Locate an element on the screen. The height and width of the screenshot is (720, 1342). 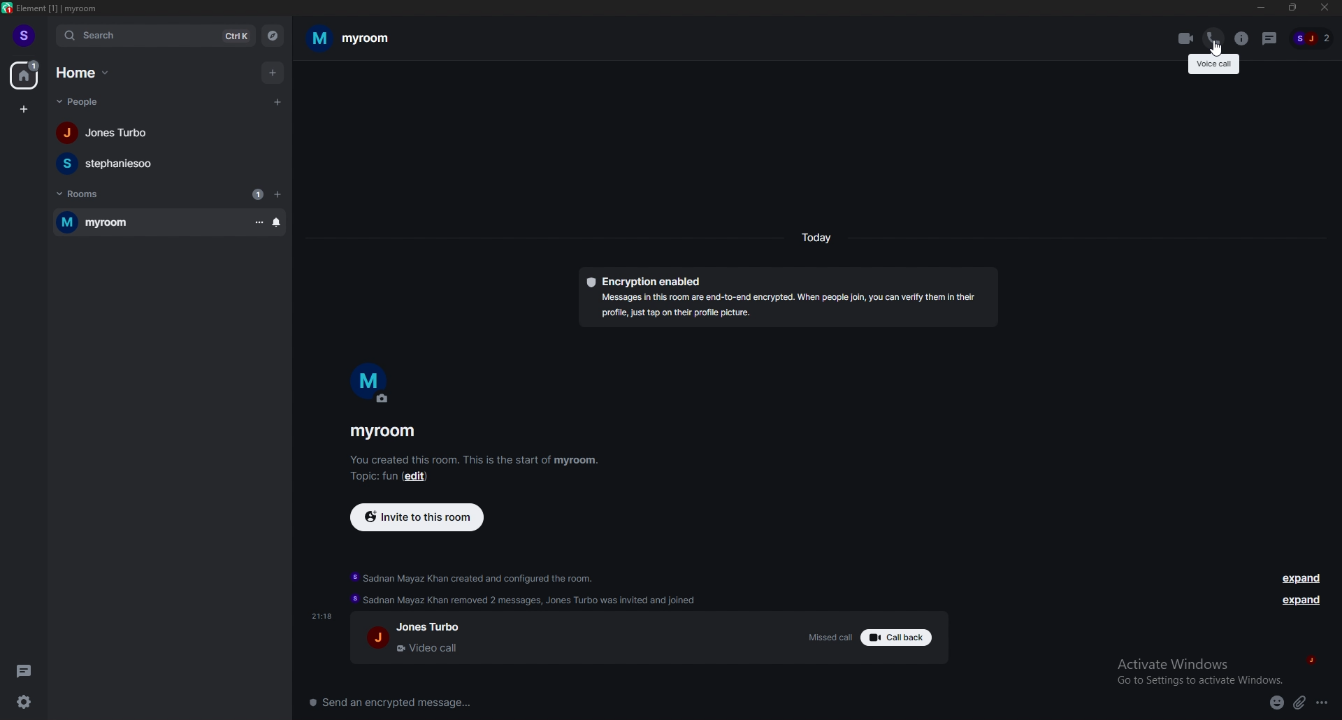
room photo is located at coordinates (369, 384).